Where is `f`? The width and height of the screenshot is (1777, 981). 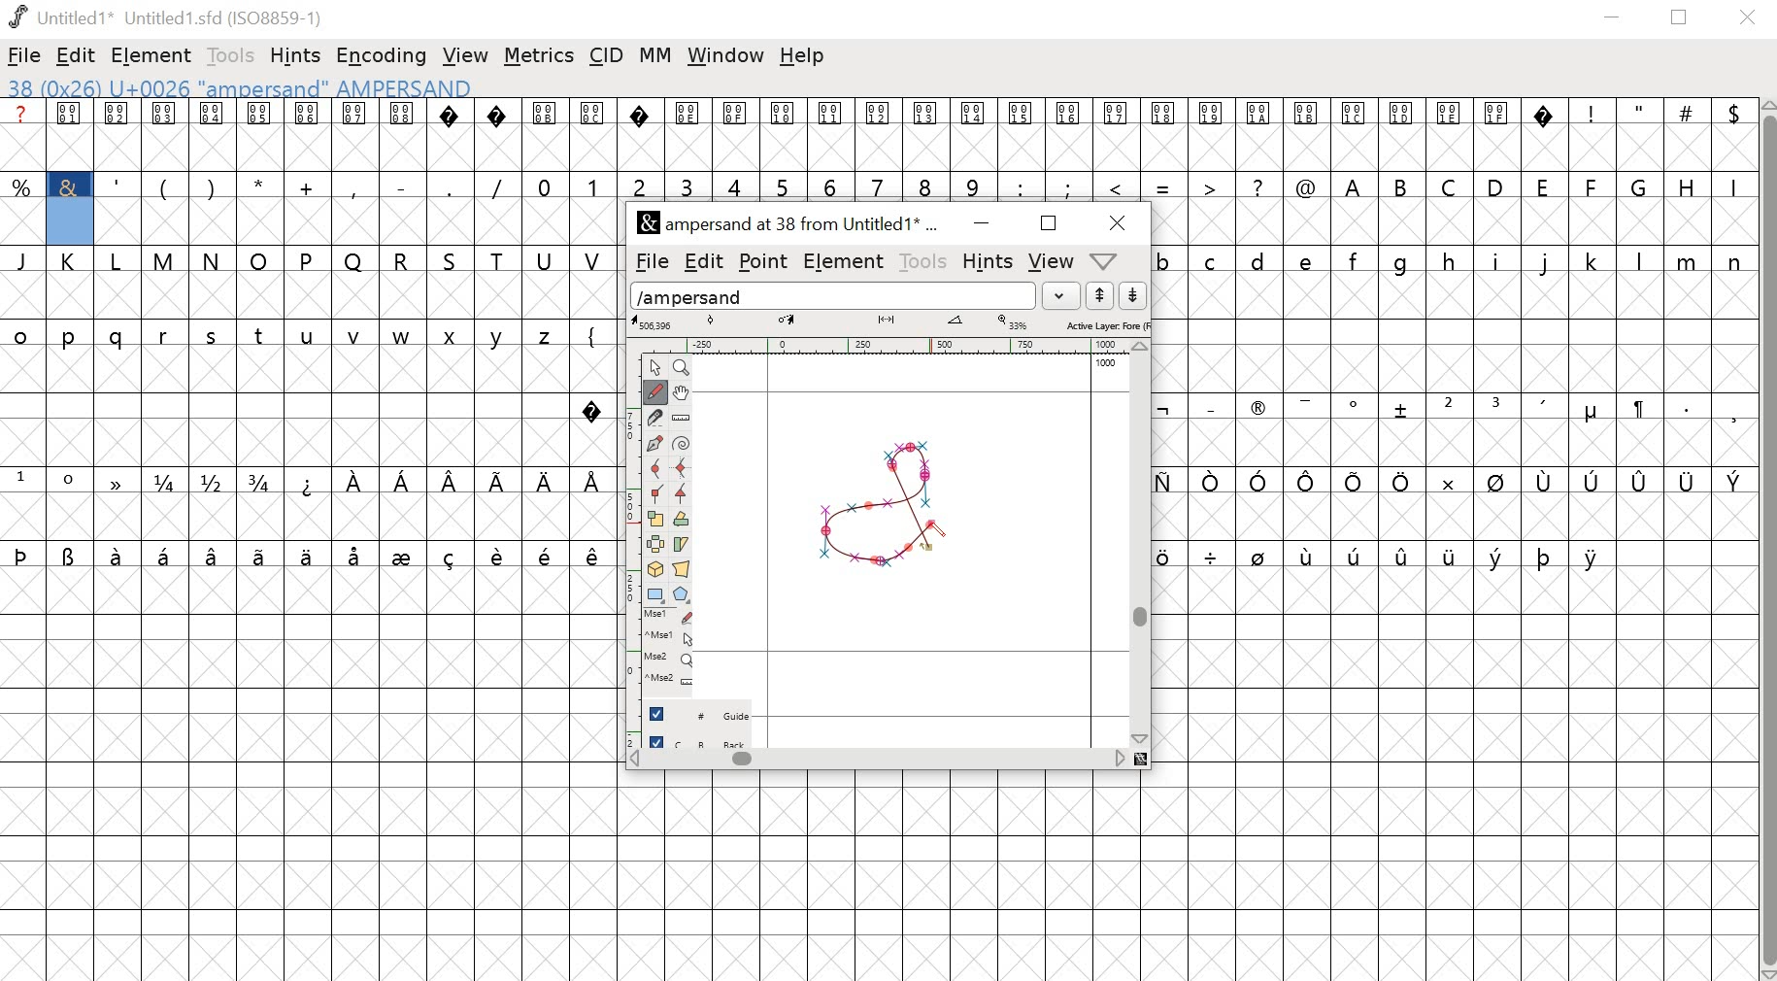 f is located at coordinates (1358, 259).